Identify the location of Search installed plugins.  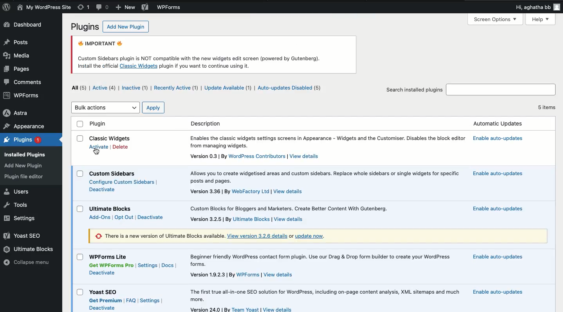
(414, 90).